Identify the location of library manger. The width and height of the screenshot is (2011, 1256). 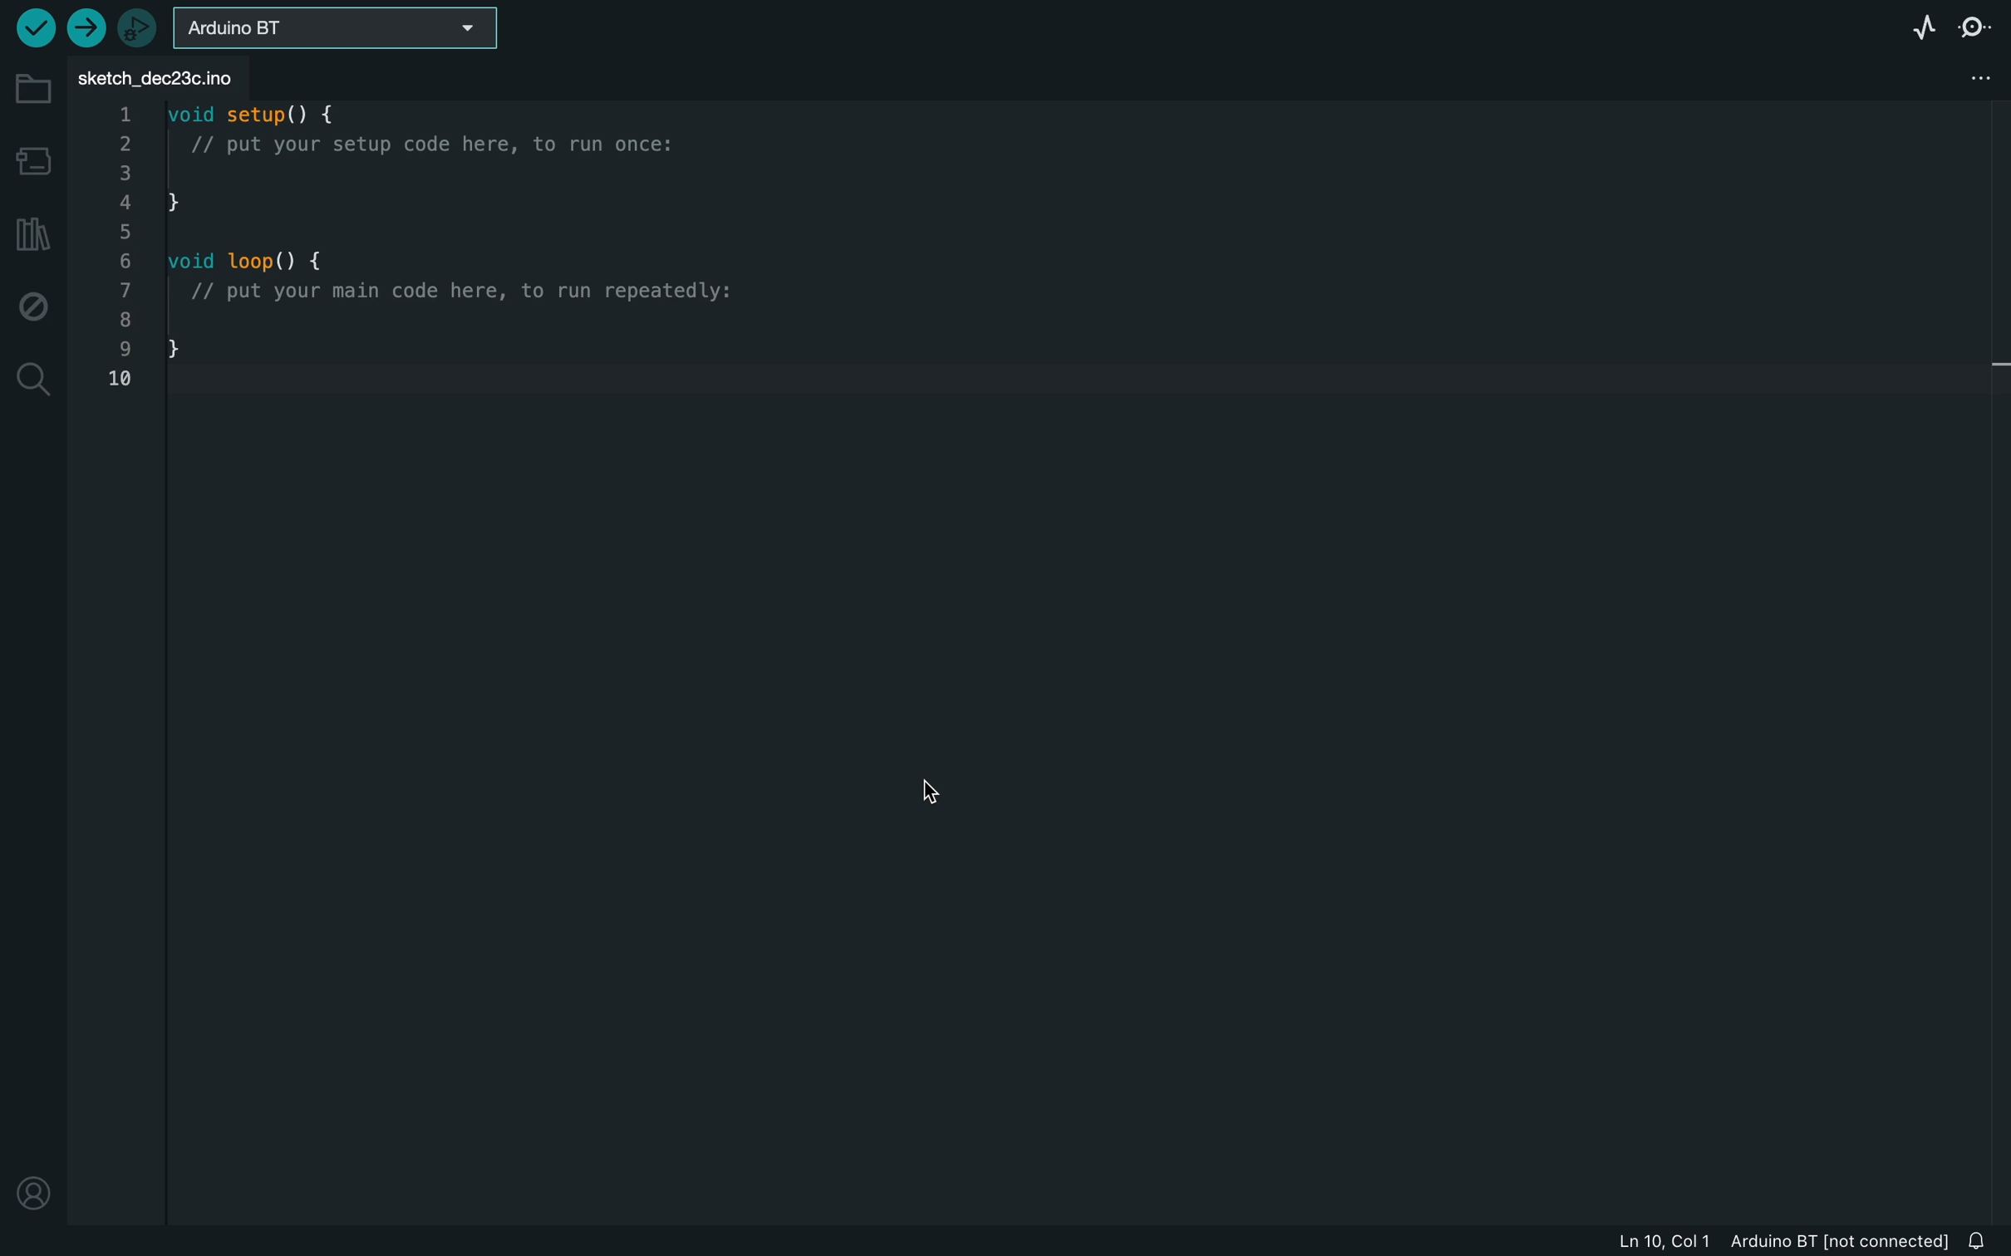
(31, 234).